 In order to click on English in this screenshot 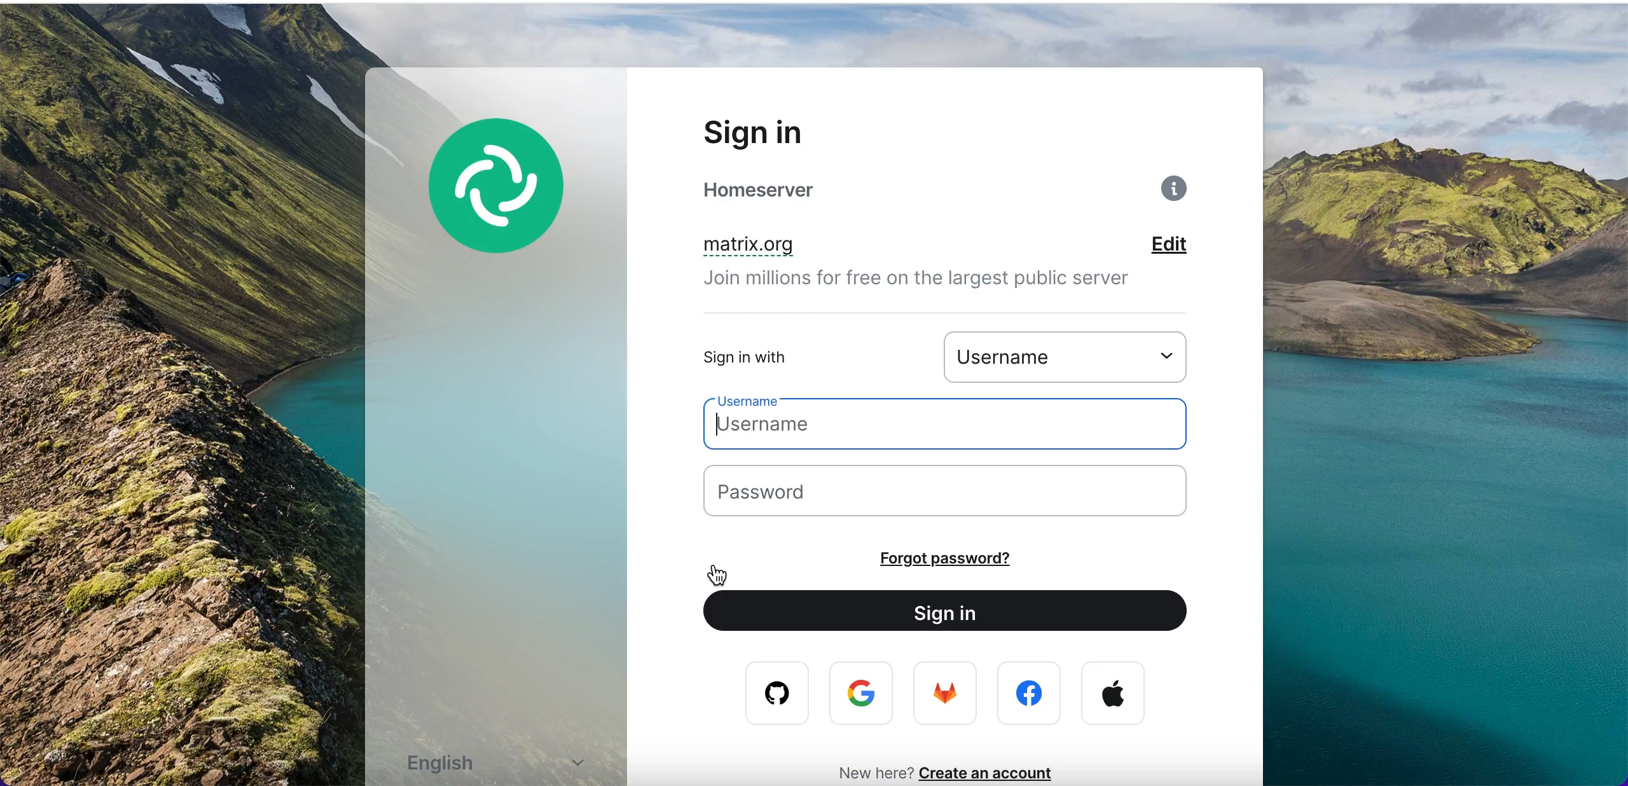, I will do `click(504, 762)`.